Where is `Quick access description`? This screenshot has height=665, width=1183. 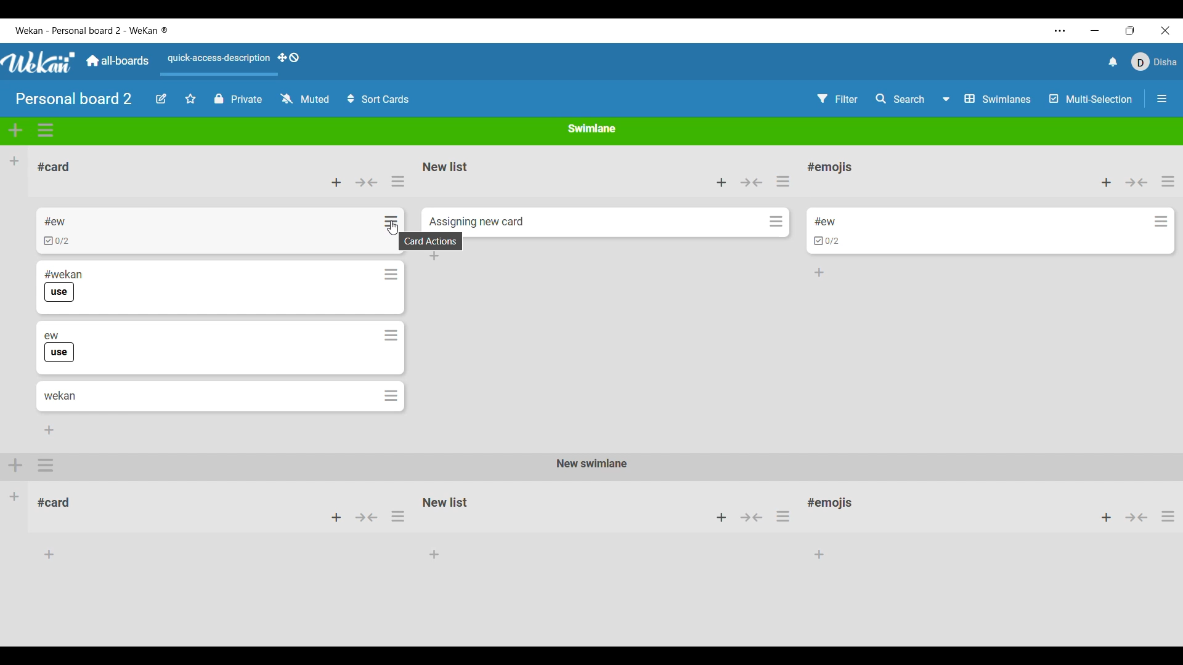
Quick access description is located at coordinates (216, 63).